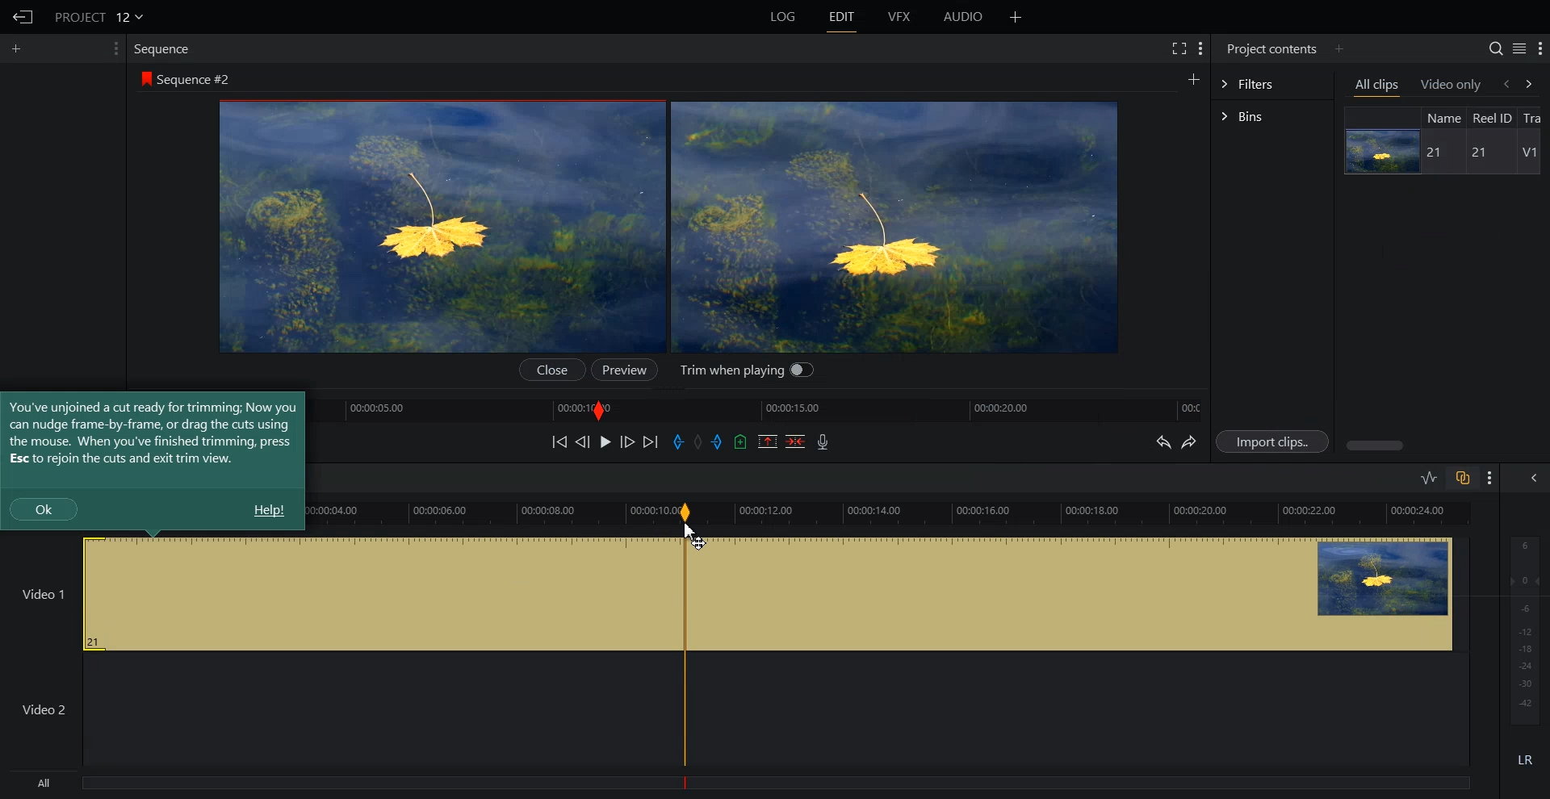 Image resolution: width=1550 pixels, height=799 pixels. Describe the element at coordinates (1523, 763) in the screenshot. I see `LR` at that location.